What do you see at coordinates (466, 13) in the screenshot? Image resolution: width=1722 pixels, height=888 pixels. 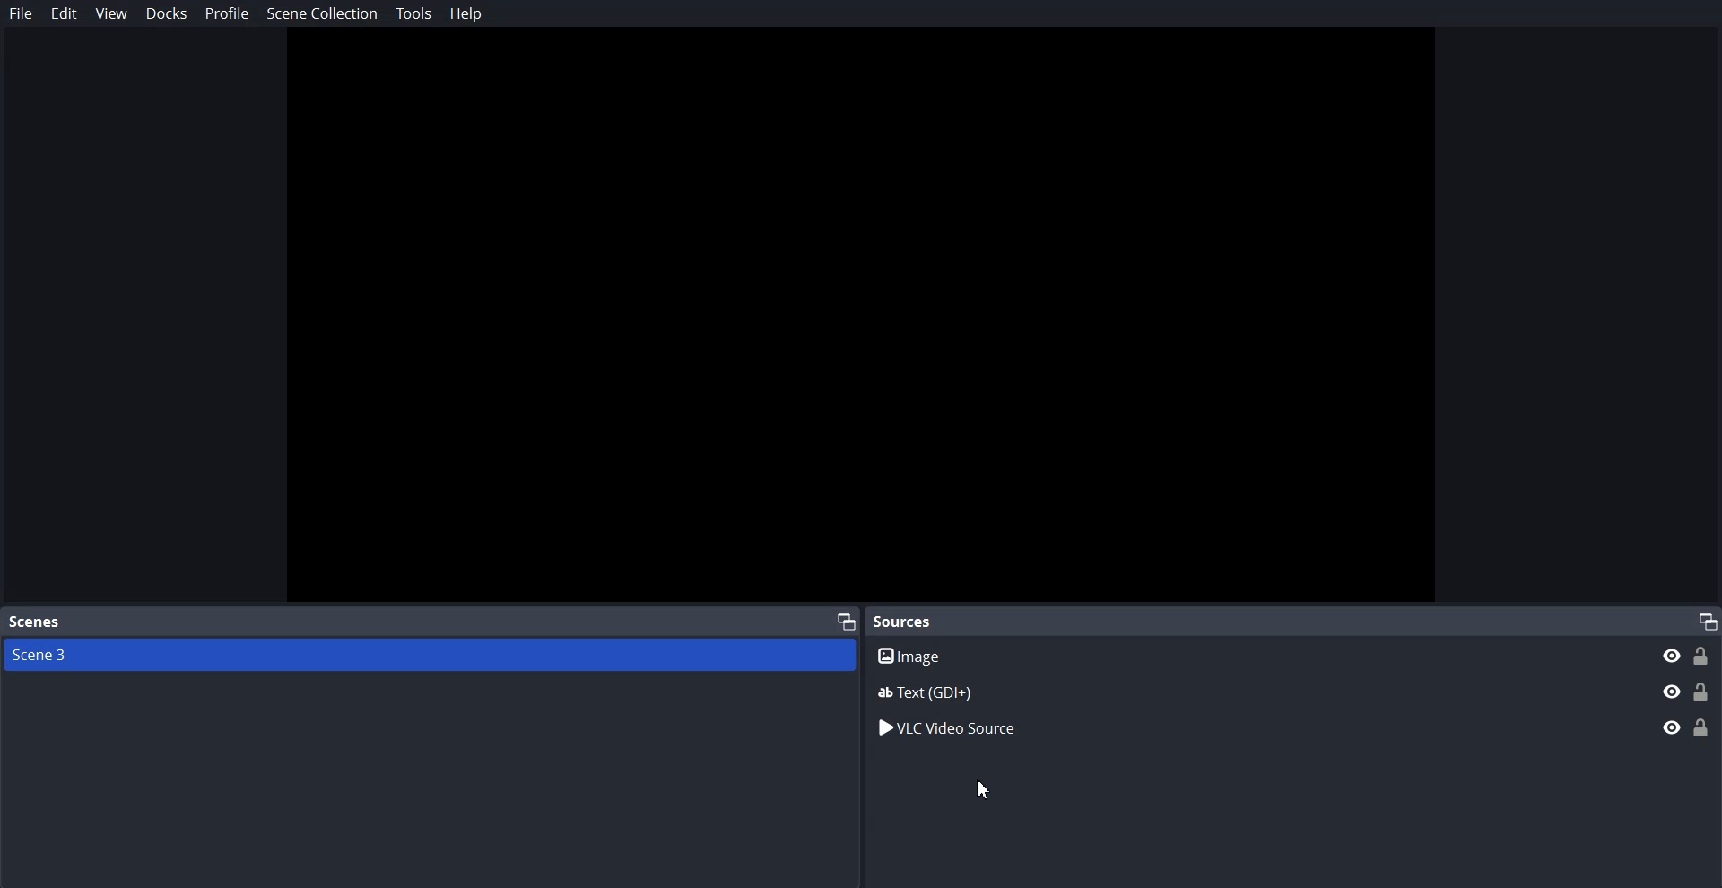 I see `Help` at bounding box center [466, 13].